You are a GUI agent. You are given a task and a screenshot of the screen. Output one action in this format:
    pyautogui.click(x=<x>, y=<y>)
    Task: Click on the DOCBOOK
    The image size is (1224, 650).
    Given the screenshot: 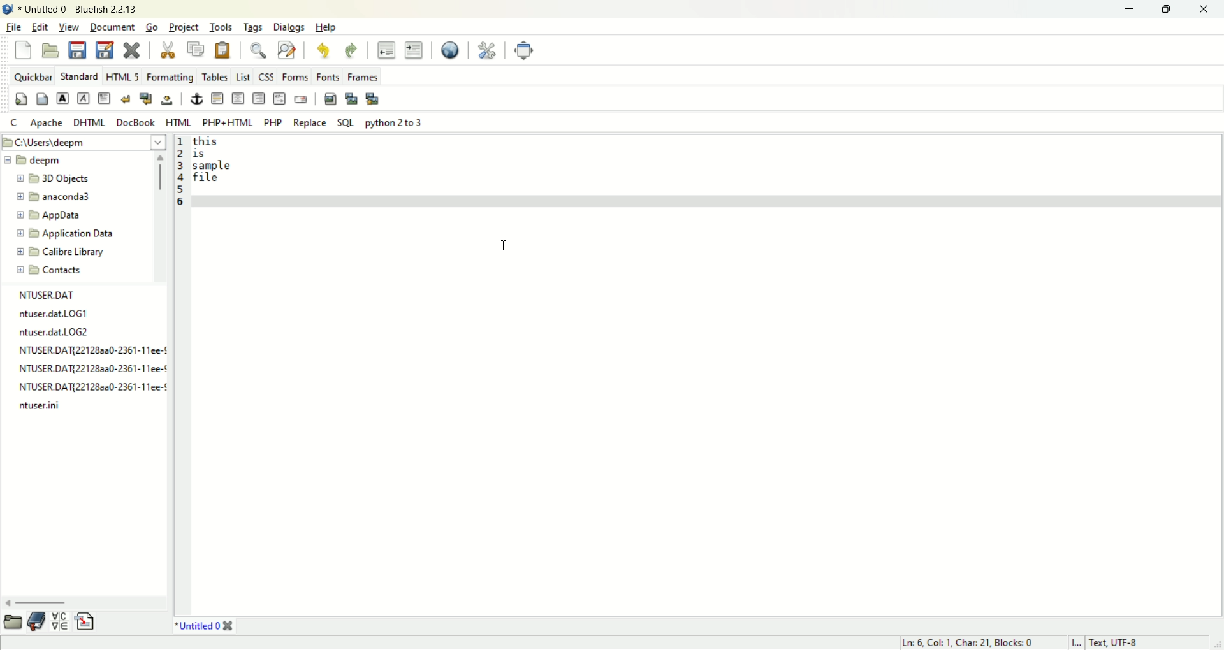 What is the action you would take?
    pyautogui.click(x=135, y=122)
    